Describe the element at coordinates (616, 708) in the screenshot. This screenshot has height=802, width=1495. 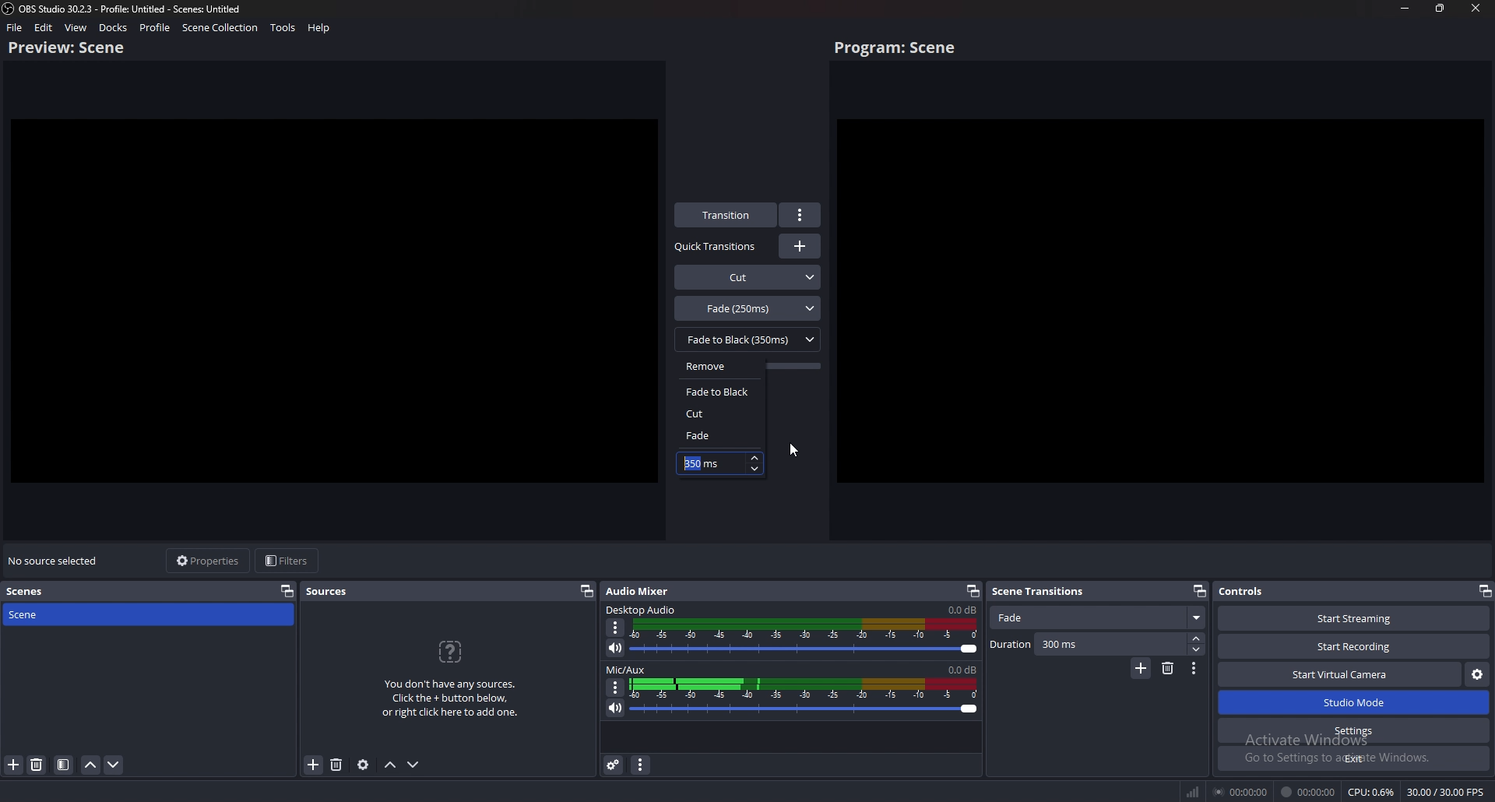
I see `mute` at that location.